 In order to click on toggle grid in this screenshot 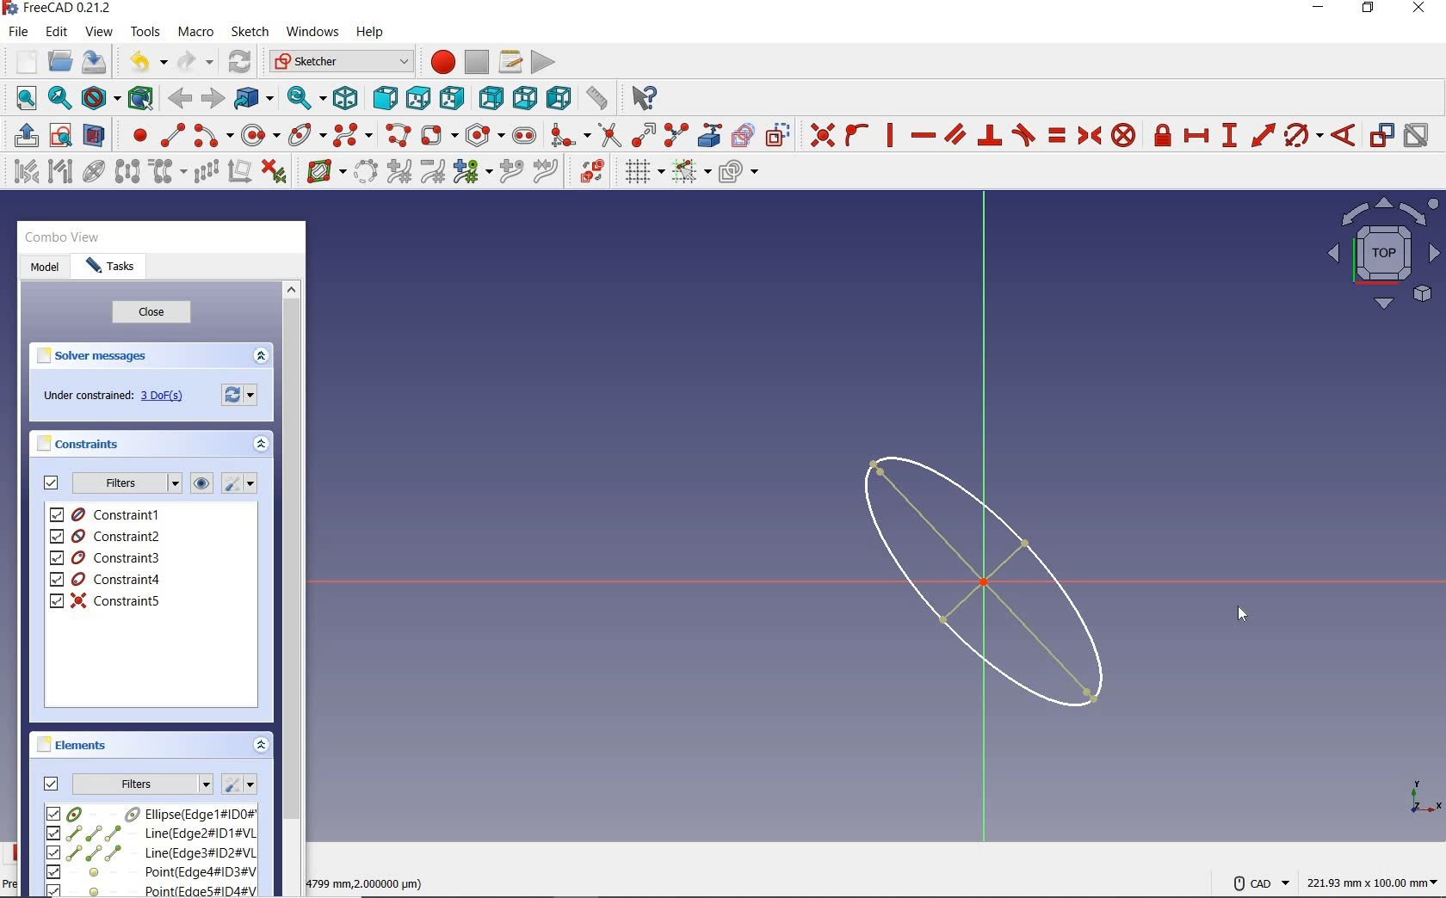, I will do `click(642, 171)`.